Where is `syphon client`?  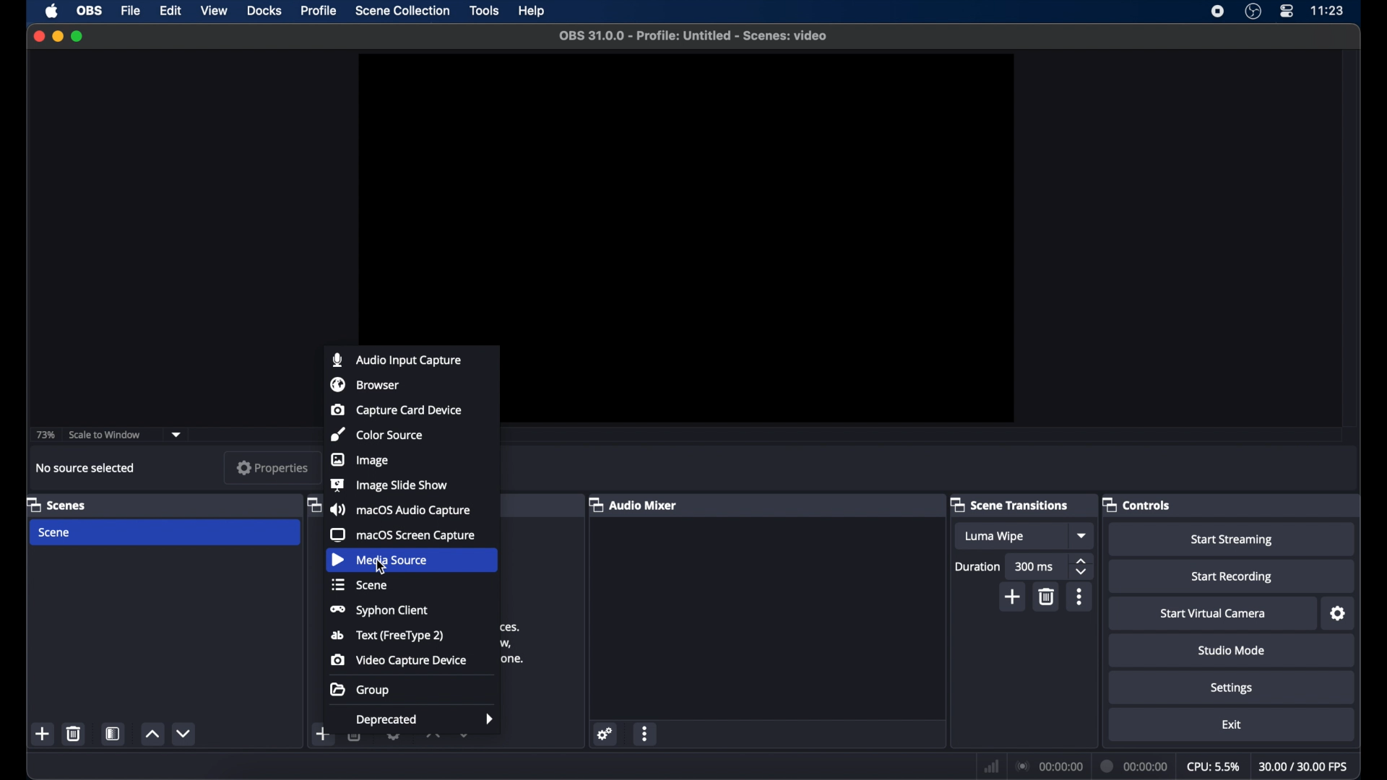 syphon client is located at coordinates (381, 610).